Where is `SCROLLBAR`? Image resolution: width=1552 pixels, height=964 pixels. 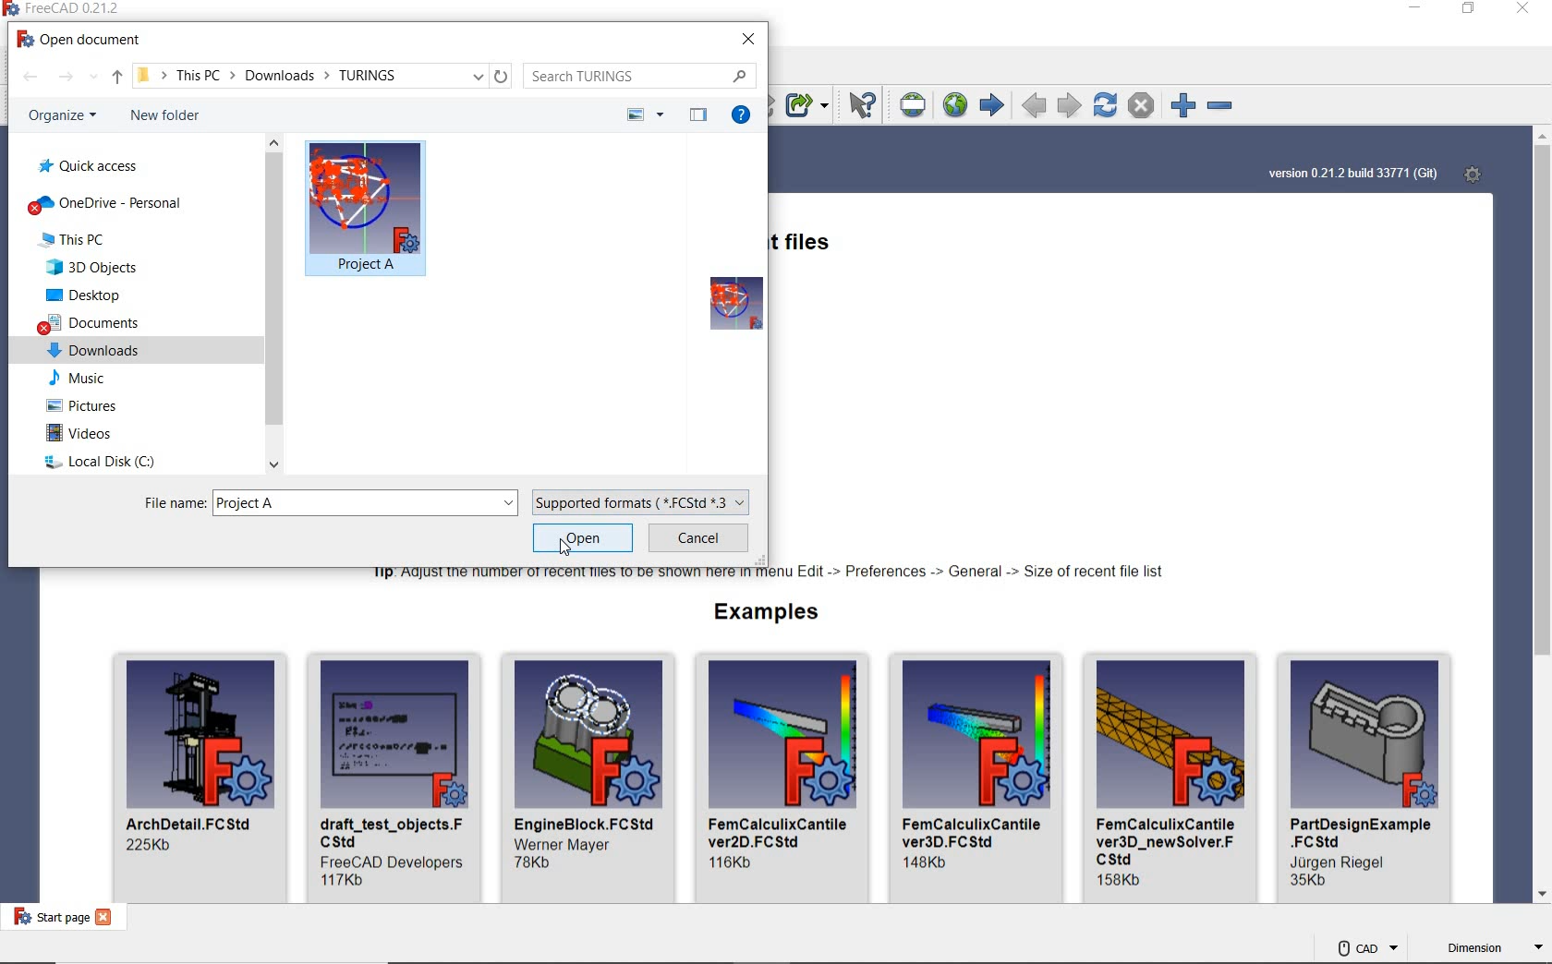 SCROLLBAR is located at coordinates (274, 305).